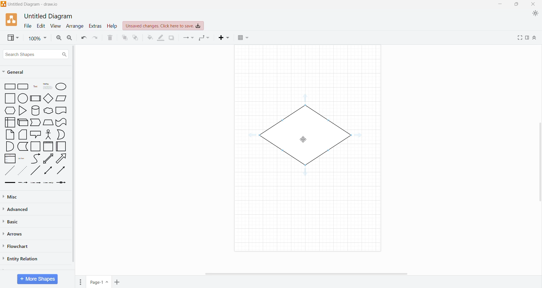 The width and height of the screenshot is (542, 288). Describe the element at coordinates (150, 38) in the screenshot. I see `Fill Color` at that location.